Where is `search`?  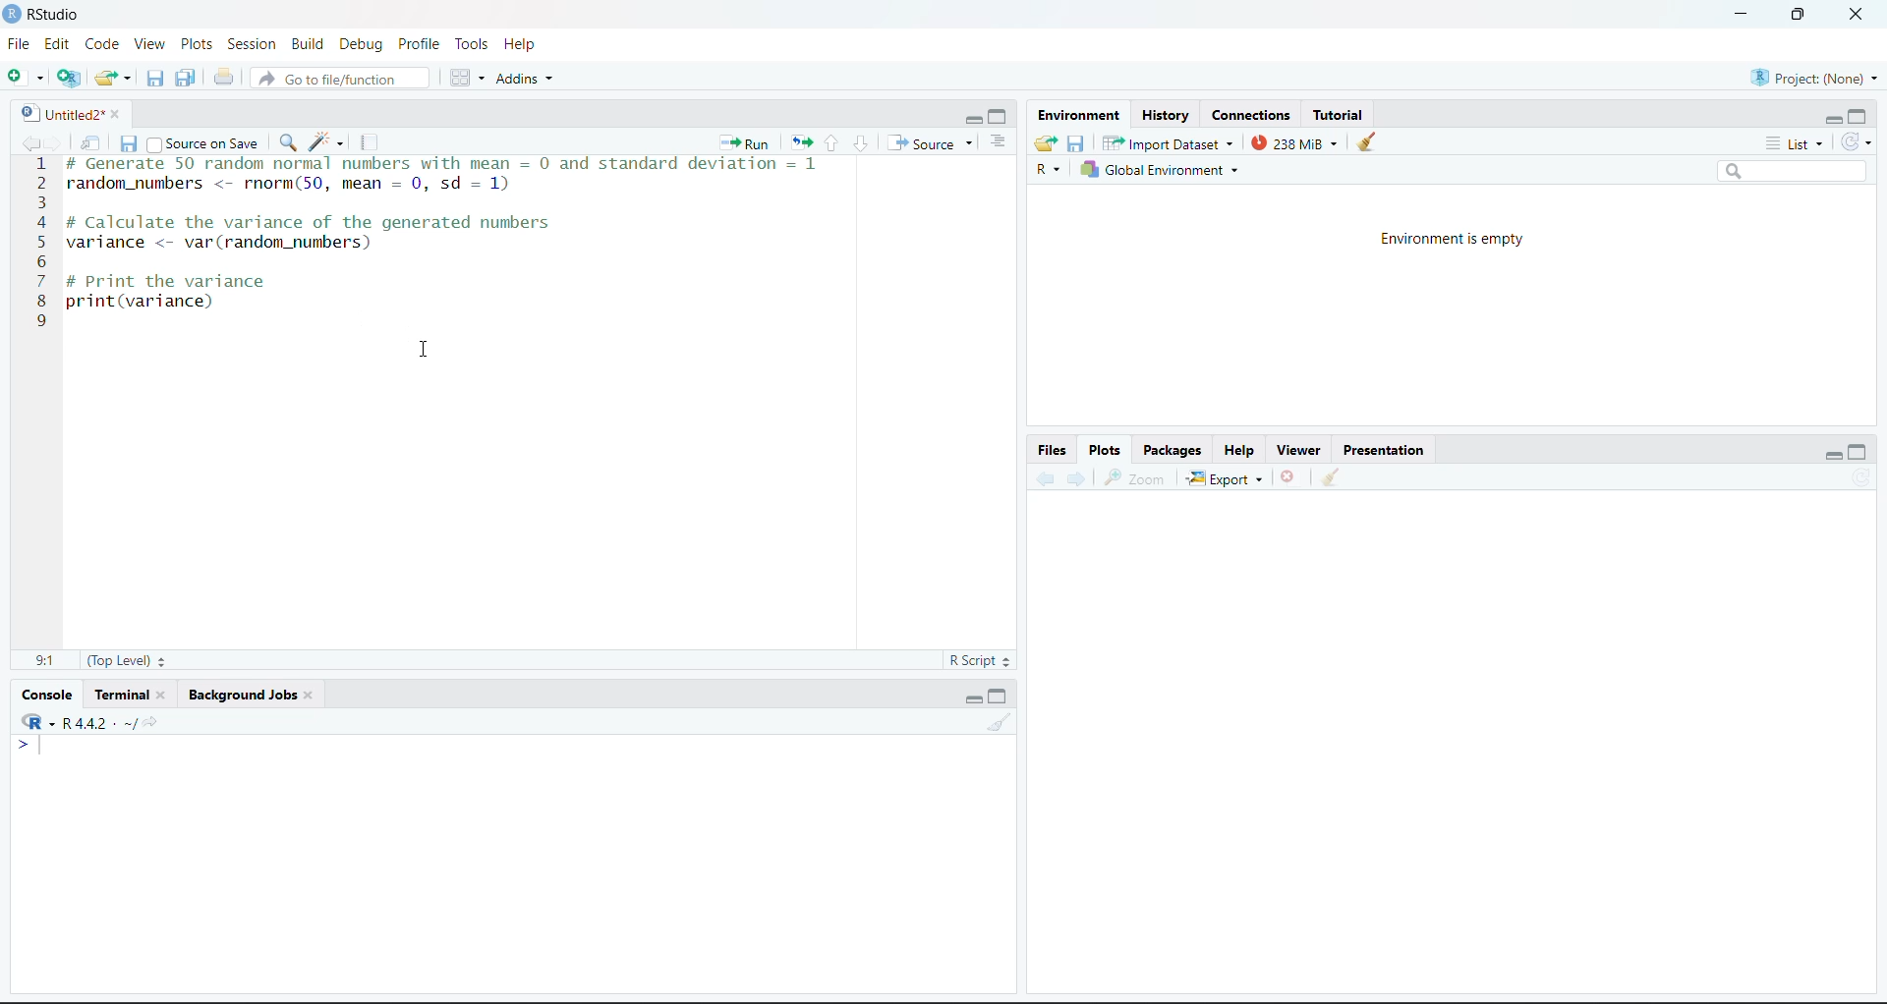 search is located at coordinates (287, 142).